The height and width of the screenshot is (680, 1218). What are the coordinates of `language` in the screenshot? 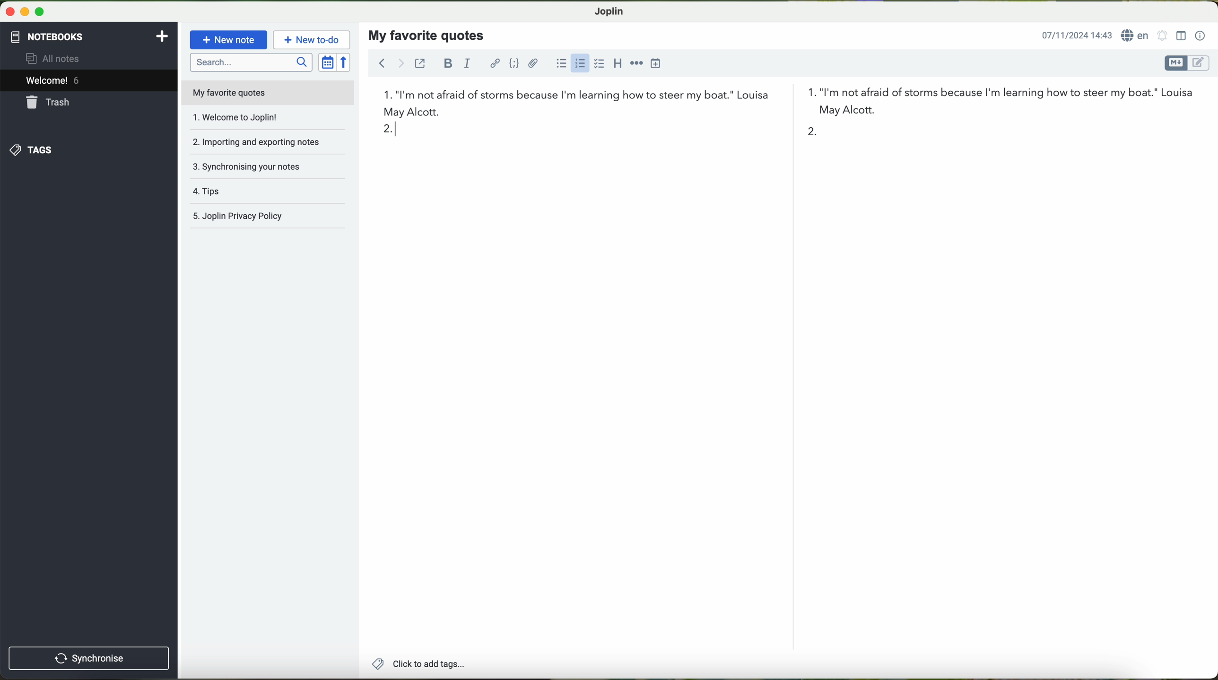 It's located at (1137, 35).